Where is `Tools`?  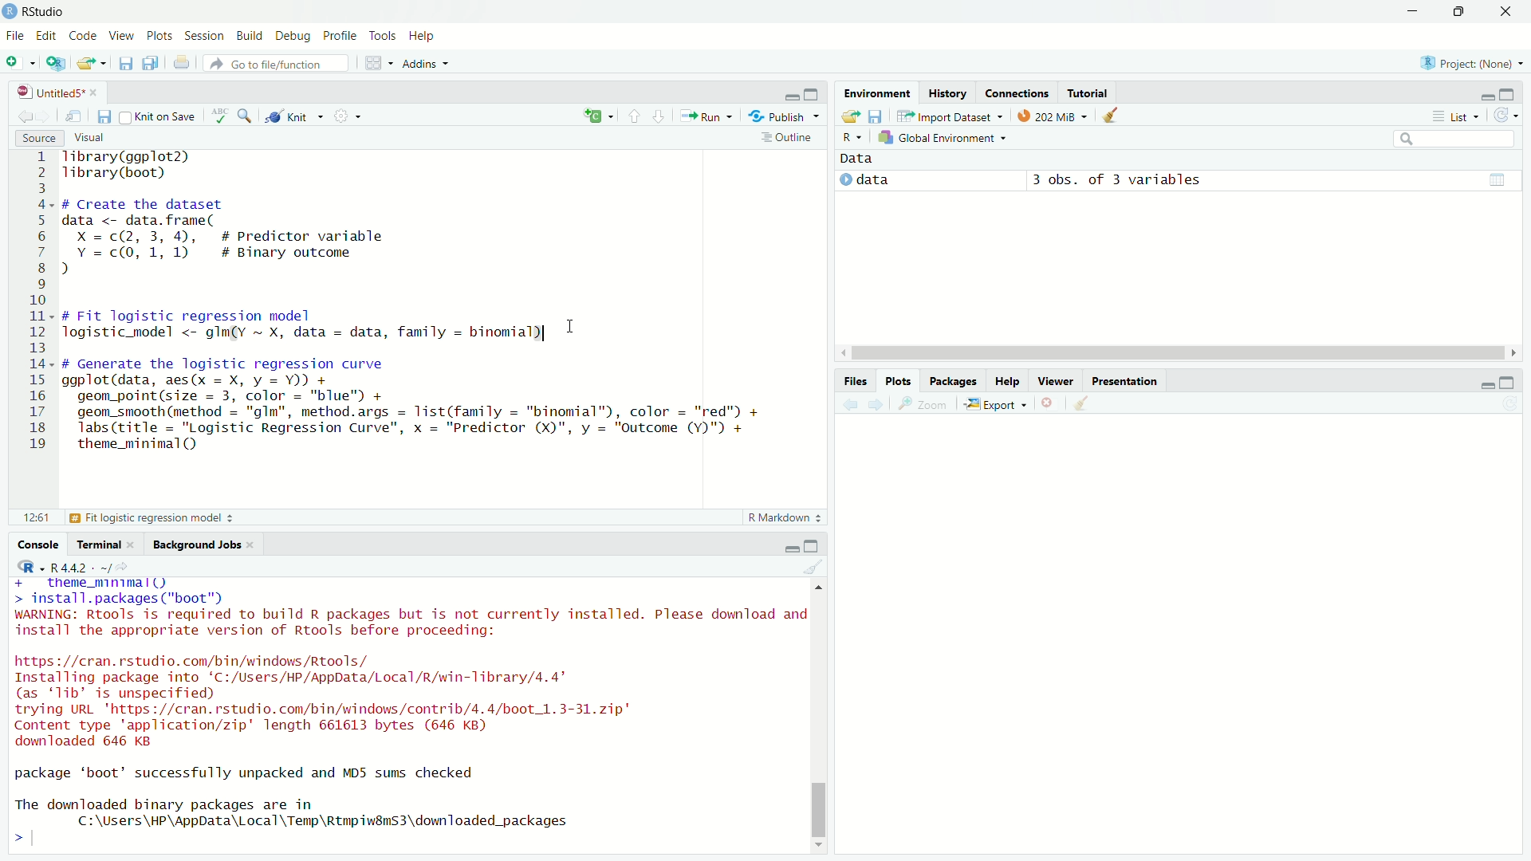
Tools is located at coordinates (381, 35).